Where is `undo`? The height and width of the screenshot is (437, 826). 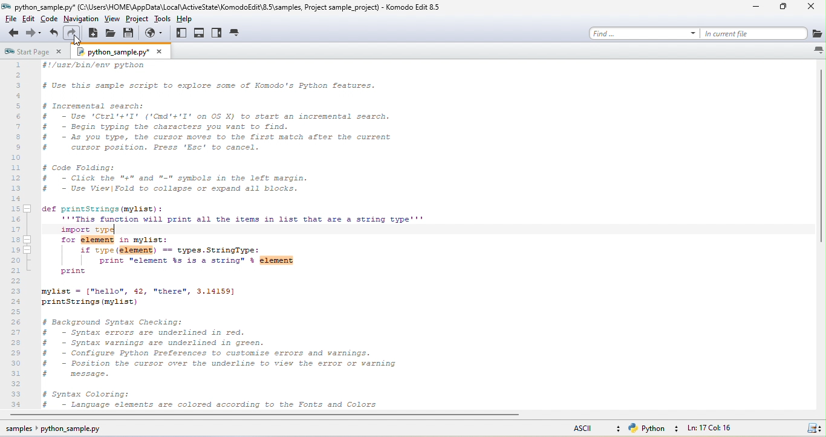
undo is located at coordinates (54, 33).